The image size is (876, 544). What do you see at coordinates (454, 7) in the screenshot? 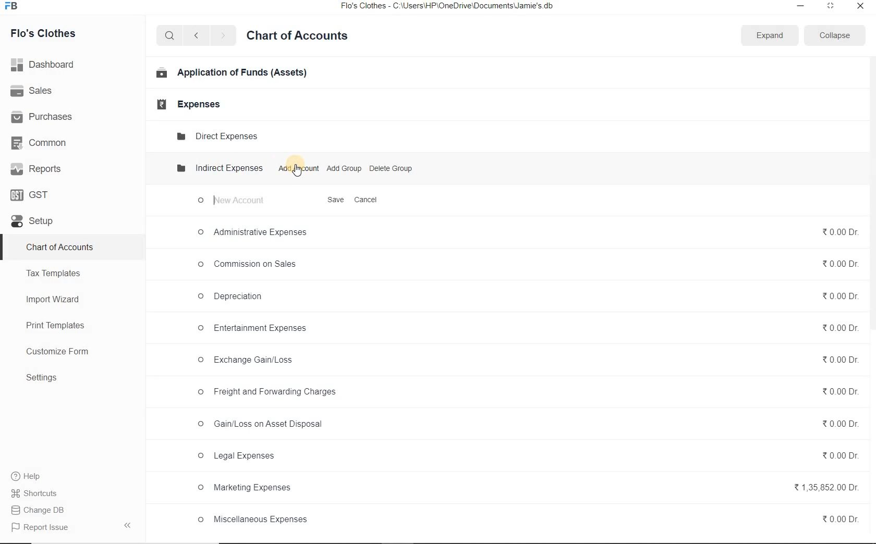
I see `Flo's Clothes - C:\Users\HP\OneDrive\Documents\Jamie's db` at bounding box center [454, 7].